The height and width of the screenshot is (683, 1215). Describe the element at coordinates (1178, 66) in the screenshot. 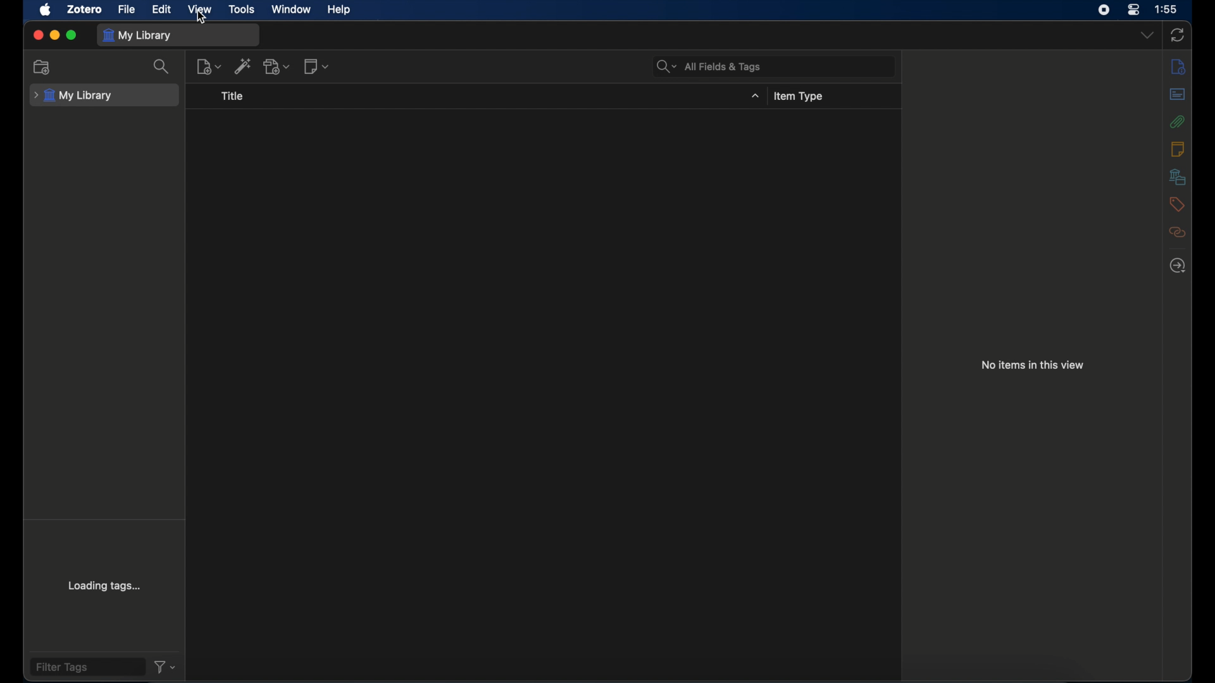

I see `info` at that location.